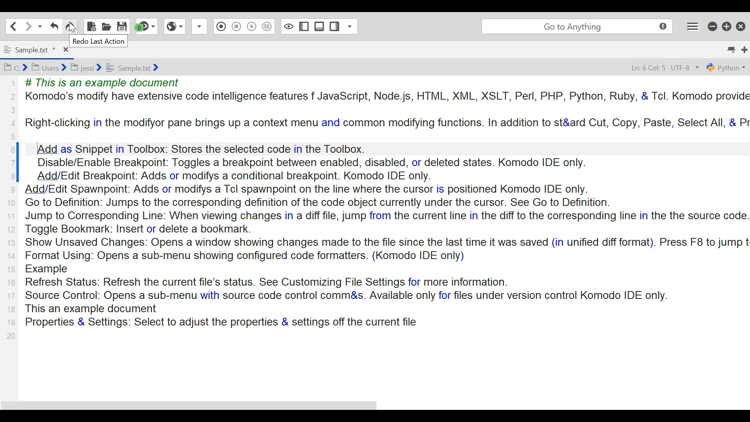  I want to click on Search, so click(576, 27).